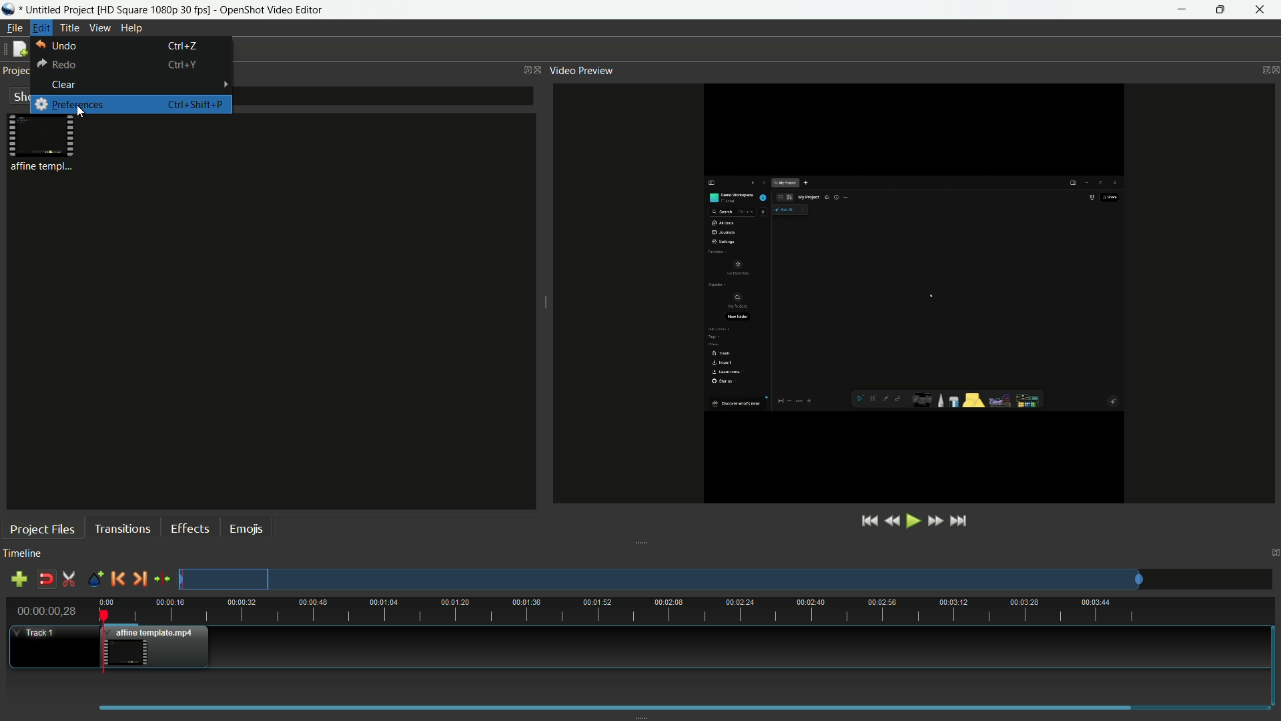 Image resolution: width=1281 pixels, height=721 pixels. What do you see at coordinates (100, 28) in the screenshot?
I see `view menu` at bounding box center [100, 28].